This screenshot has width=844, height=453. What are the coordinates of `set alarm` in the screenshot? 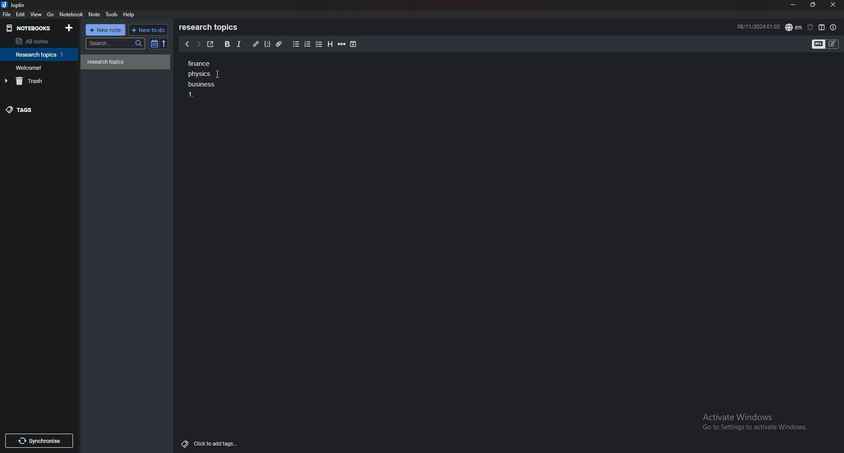 It's located at (809, 27).